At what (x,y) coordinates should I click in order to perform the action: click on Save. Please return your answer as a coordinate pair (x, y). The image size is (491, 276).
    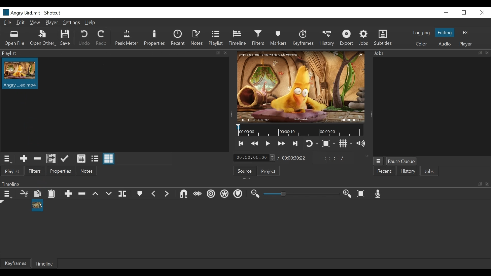
    Looking at the image, I should click on (65, 38).